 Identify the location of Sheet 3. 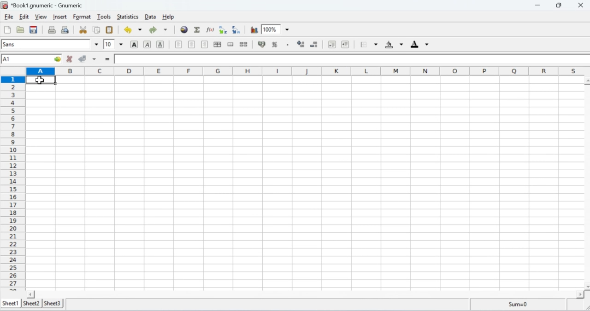
(53, 303).